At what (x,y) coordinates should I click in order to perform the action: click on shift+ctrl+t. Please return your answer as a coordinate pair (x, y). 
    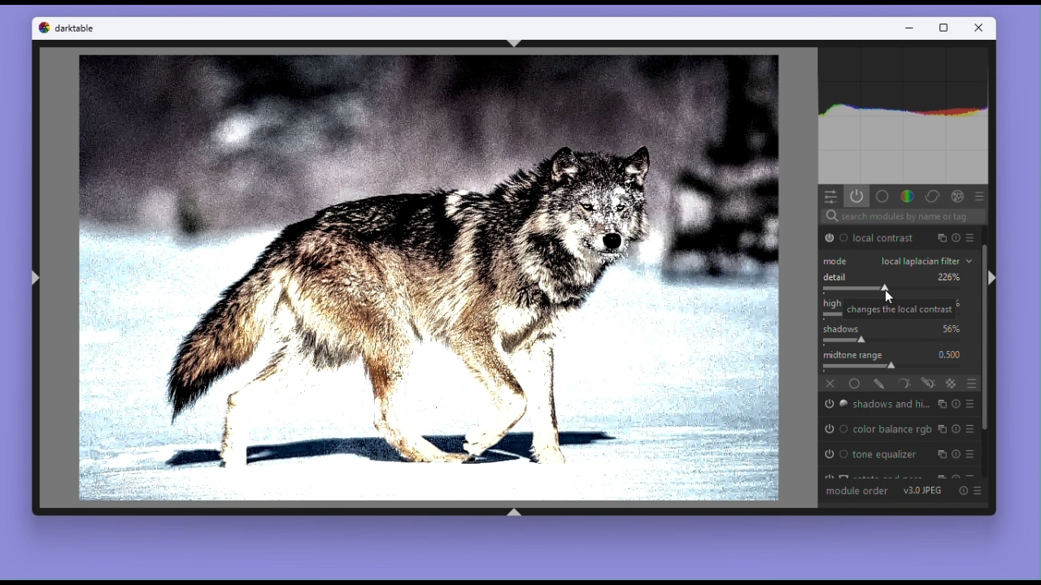
    Looking at the image, I should click on (516, 42).